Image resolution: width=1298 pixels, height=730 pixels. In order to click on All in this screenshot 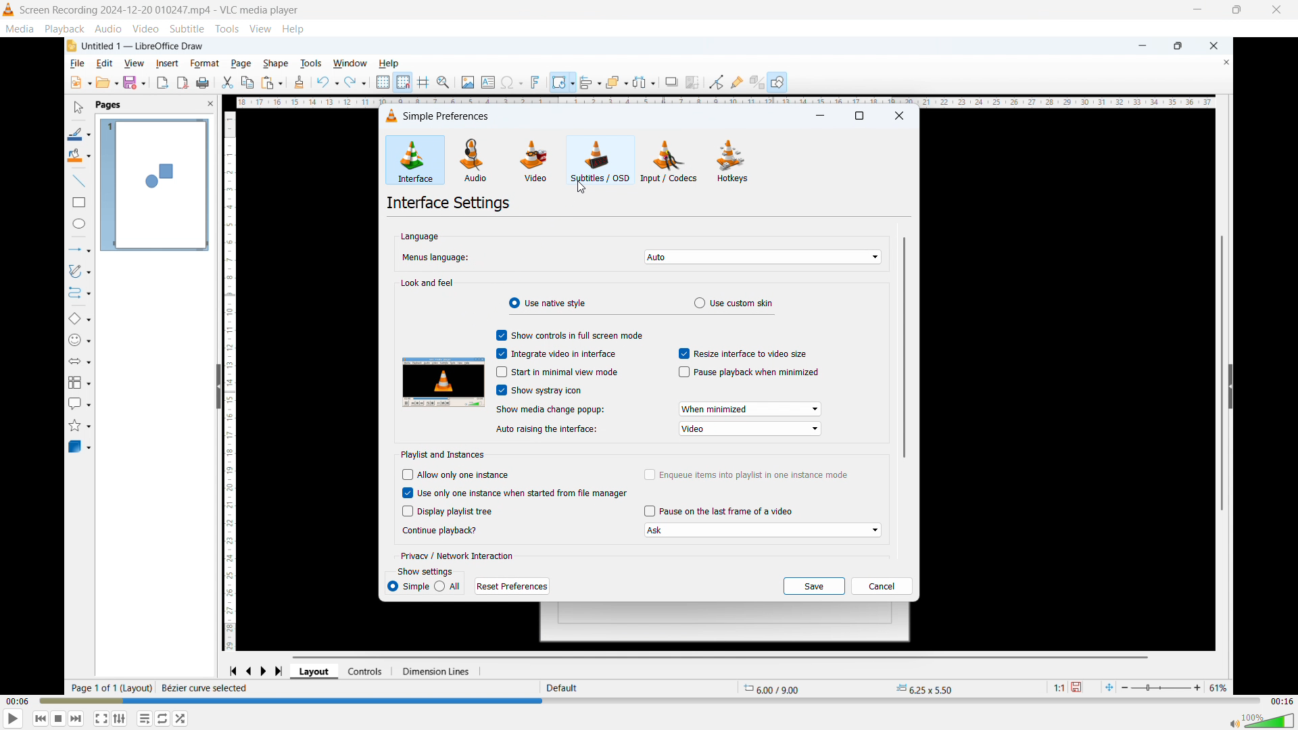, I will do `click(449, 587)`.